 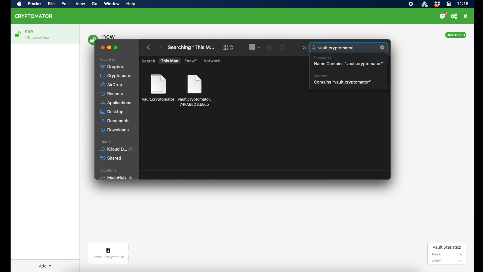 I want to click on file, so click(x=51, y=4).